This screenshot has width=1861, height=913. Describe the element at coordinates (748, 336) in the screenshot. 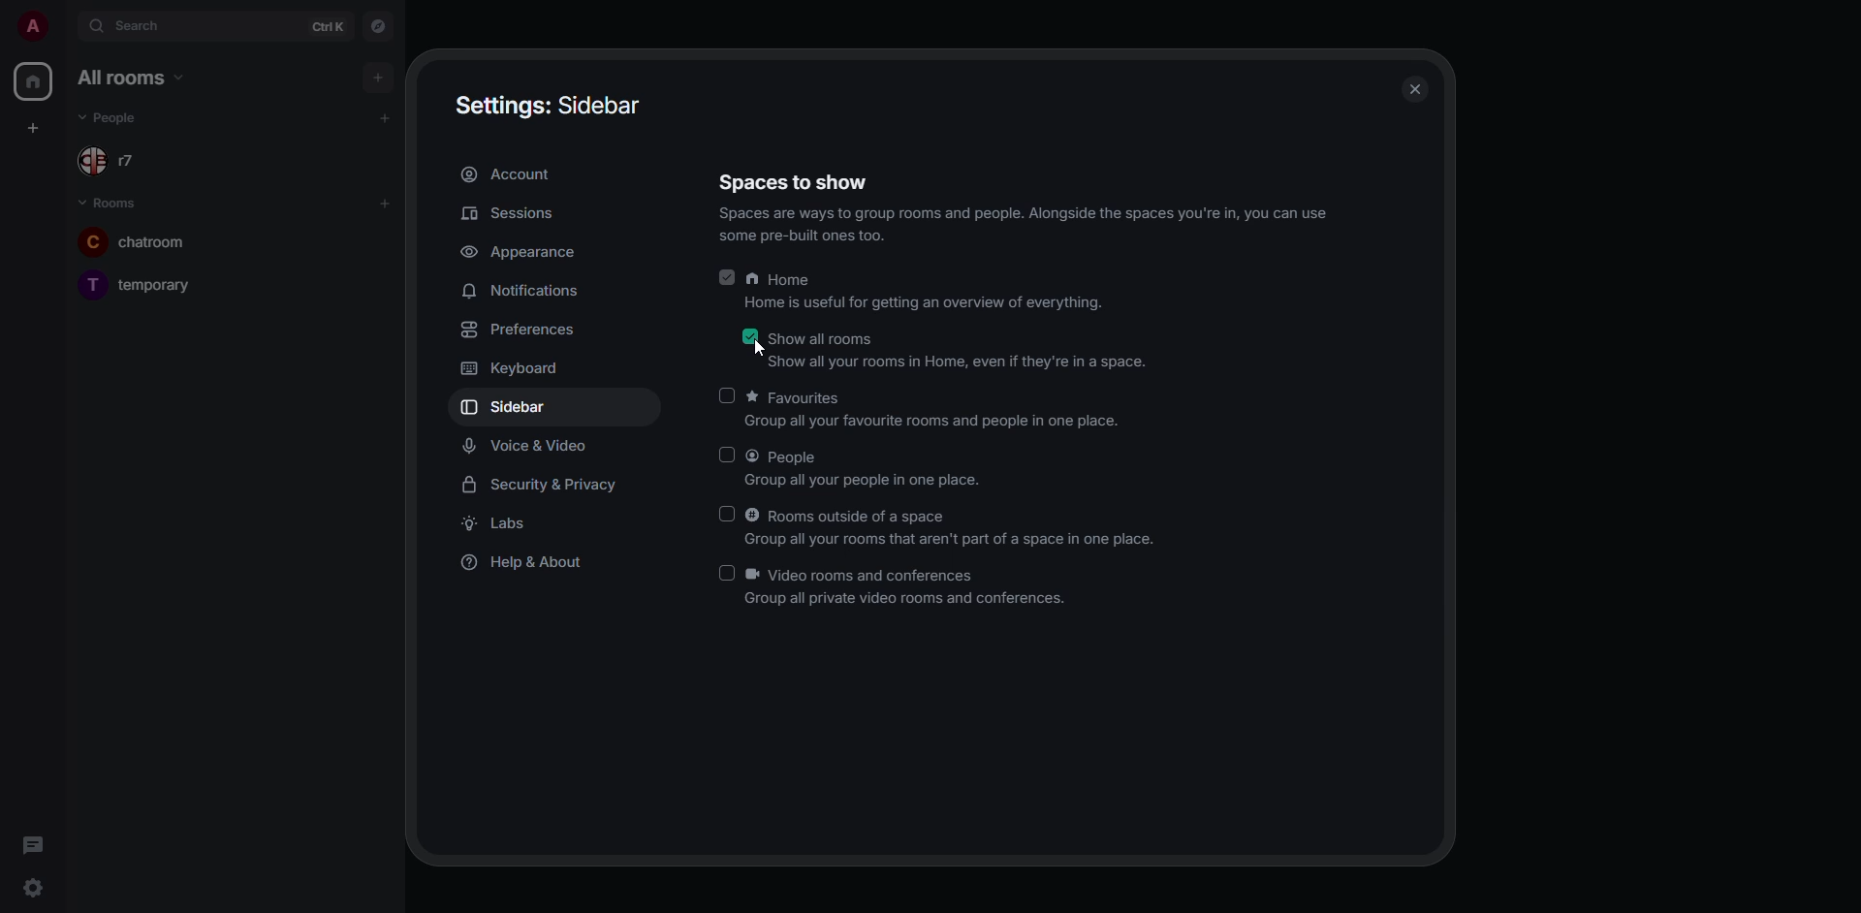

I see `enabled` at that location.